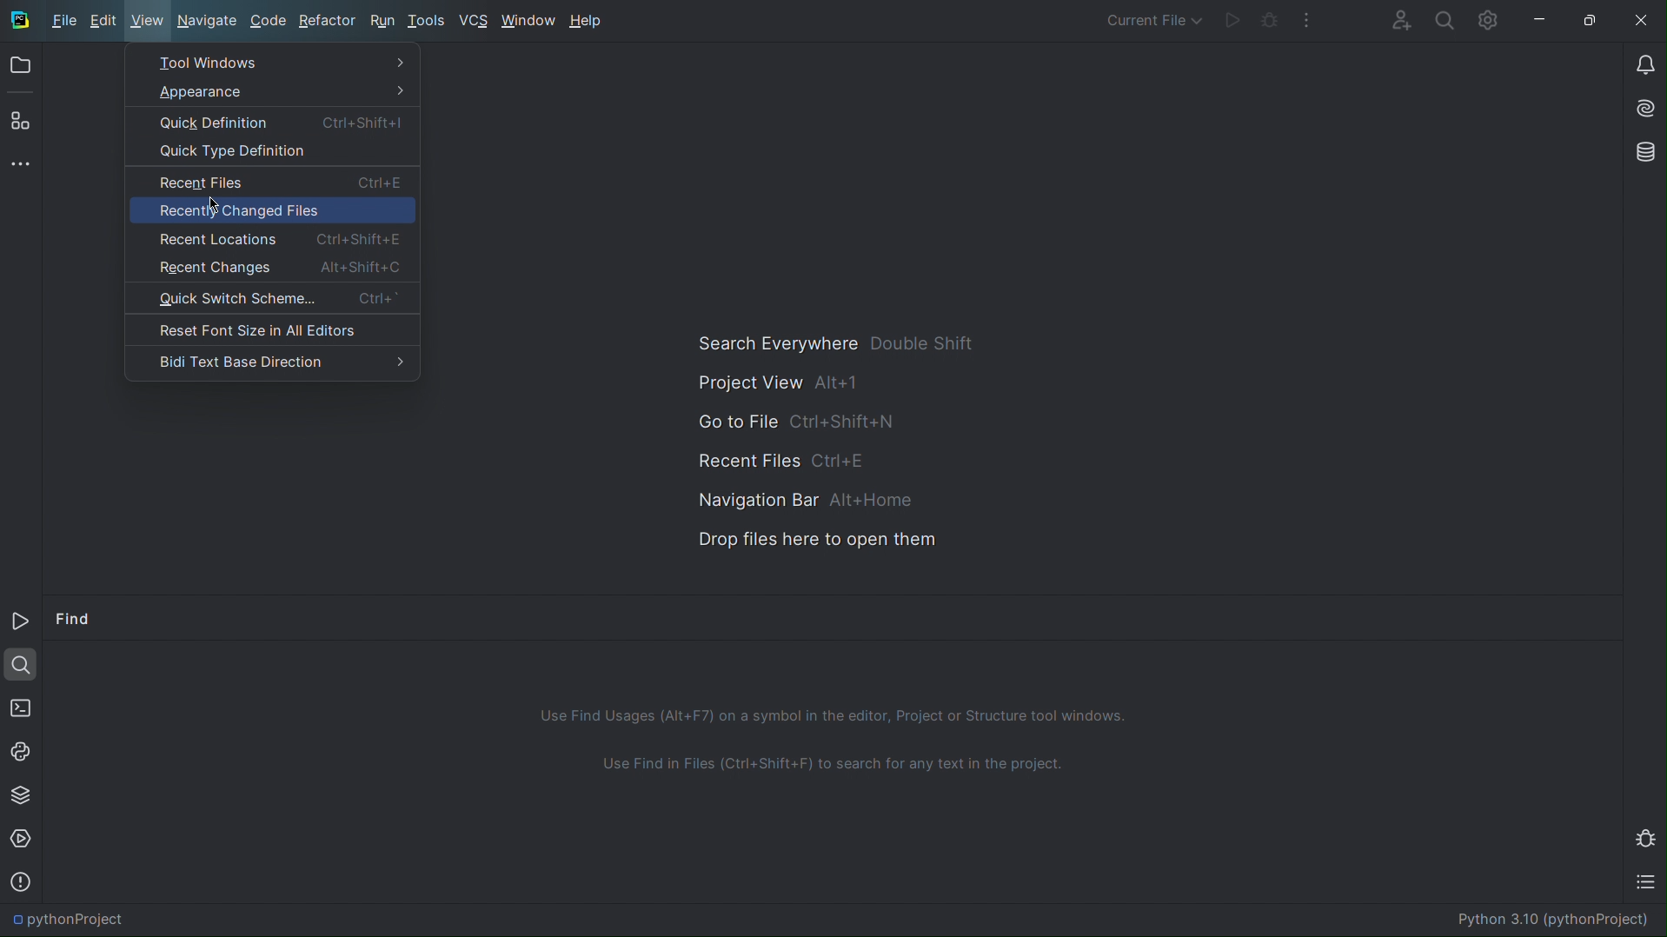 Image resolution: width=1667 pixels, height=937 pixels. I want to click on More, so click(1567, 616).